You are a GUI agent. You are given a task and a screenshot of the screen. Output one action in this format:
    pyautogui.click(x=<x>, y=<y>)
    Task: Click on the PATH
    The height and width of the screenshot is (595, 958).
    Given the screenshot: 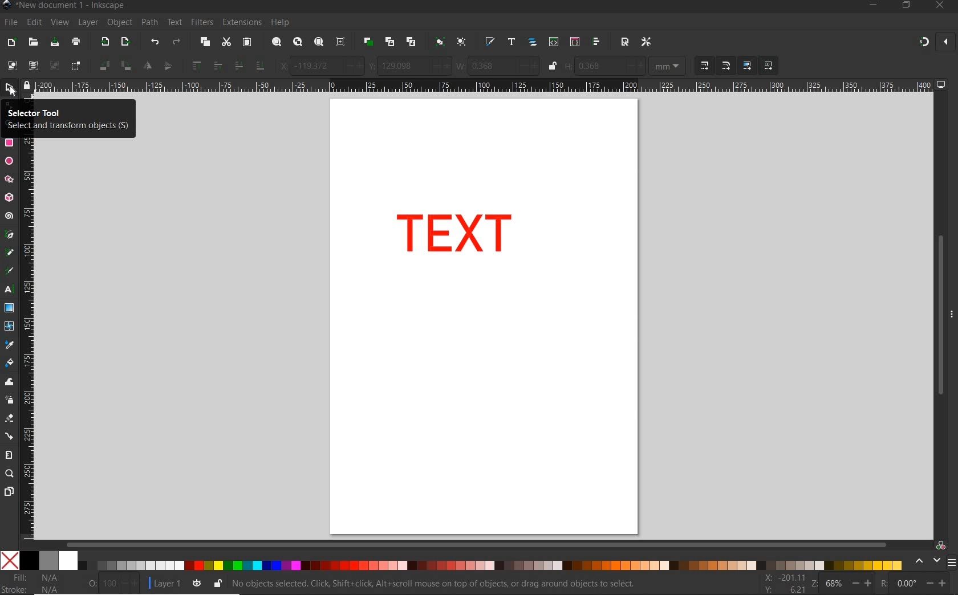 What is the action you would take?
    pyautogui.click(x=149, y=23)
    